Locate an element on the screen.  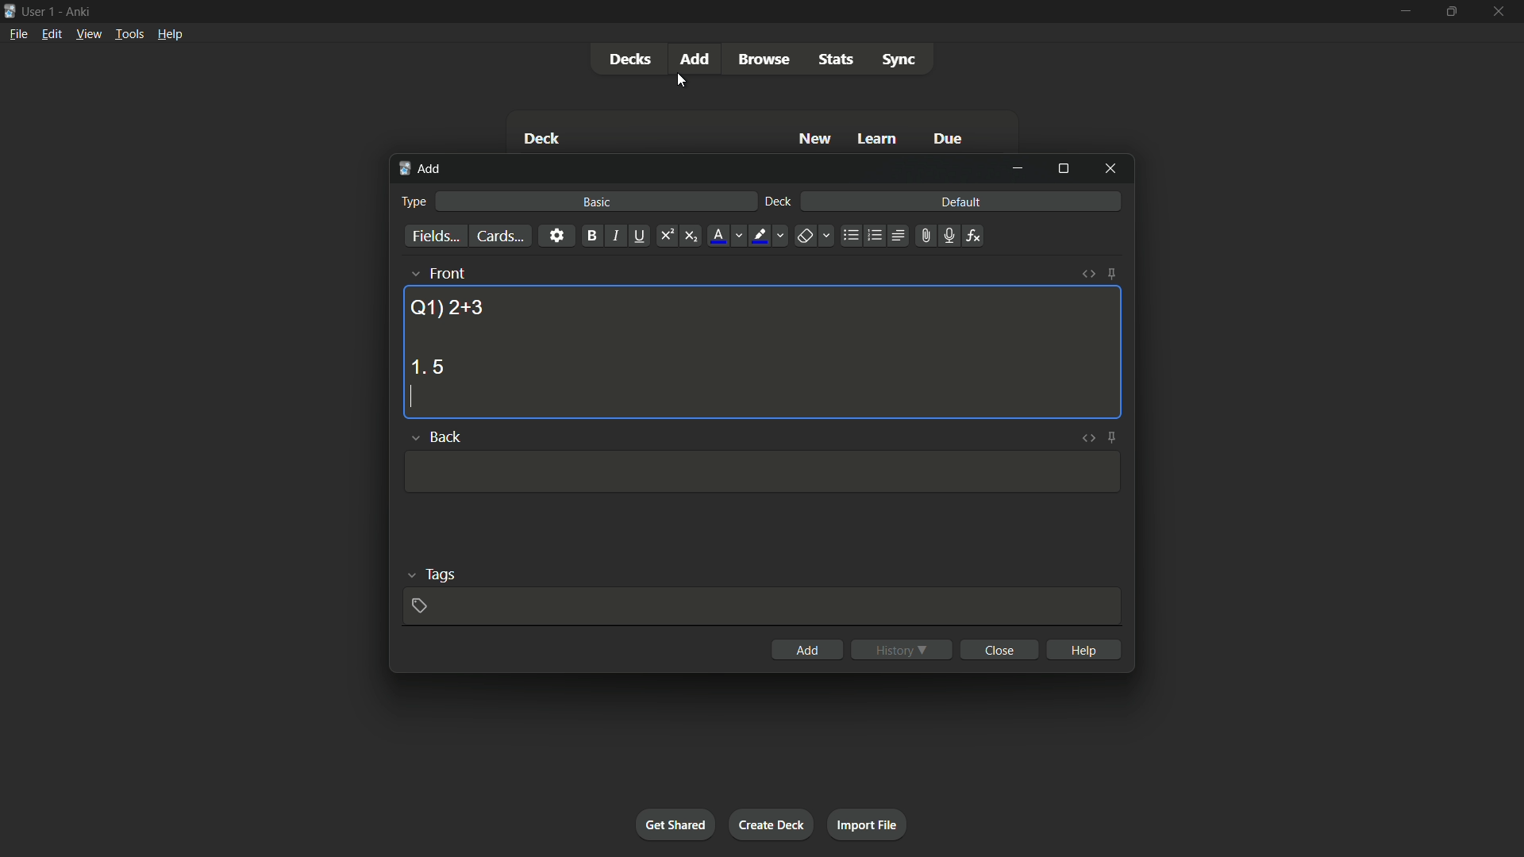
sync is located at coordinates (899, 60).